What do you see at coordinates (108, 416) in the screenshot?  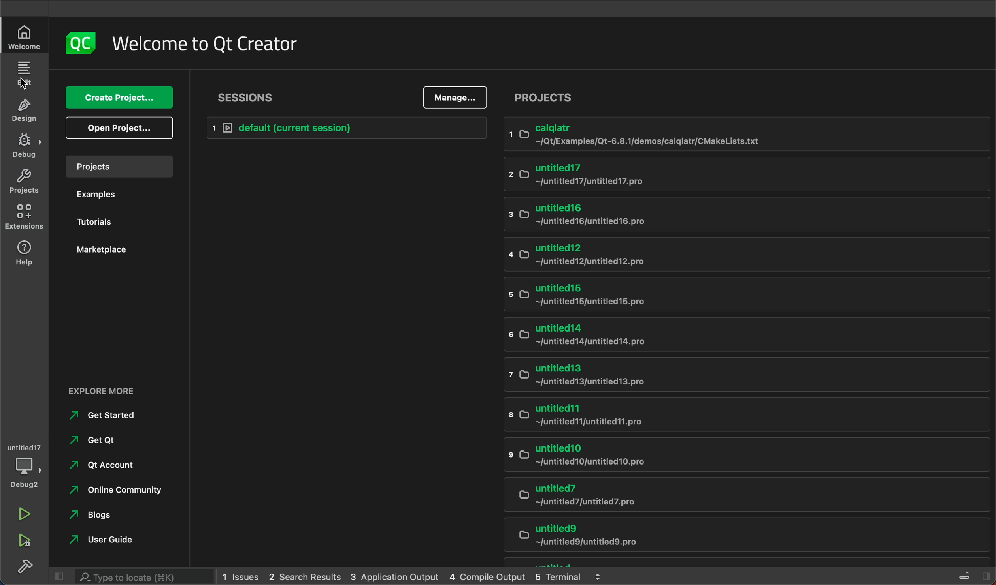 I see `started` at bounding box center [108, 416].